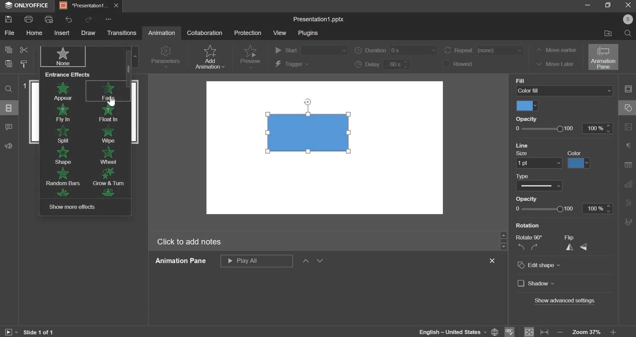 Image resolution: width=636 pixels, height=337 pixels. I want to click on size, so click(524, 153).